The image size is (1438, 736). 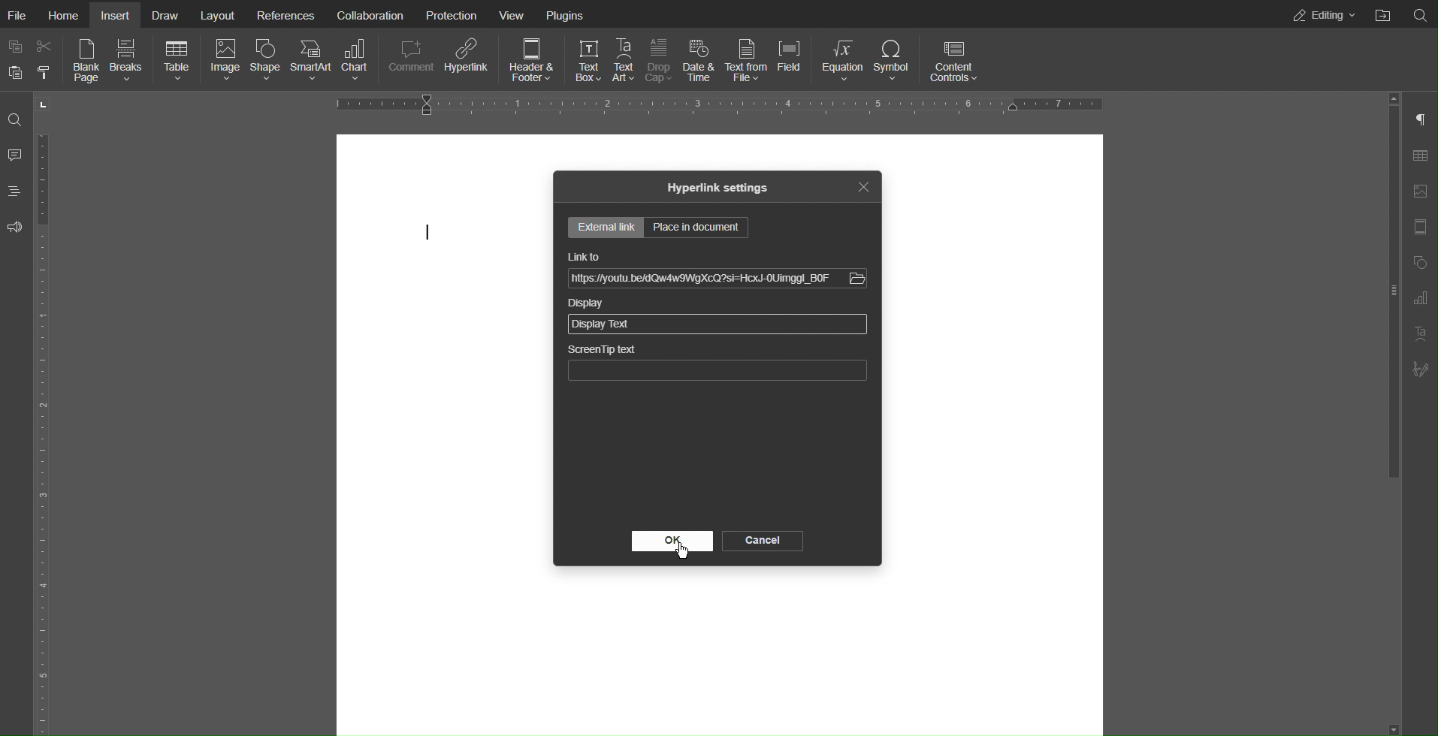 What do you see at coordinates (14, 192) in the screenshot?
I see `Headings` at bounding box center [14, 192].